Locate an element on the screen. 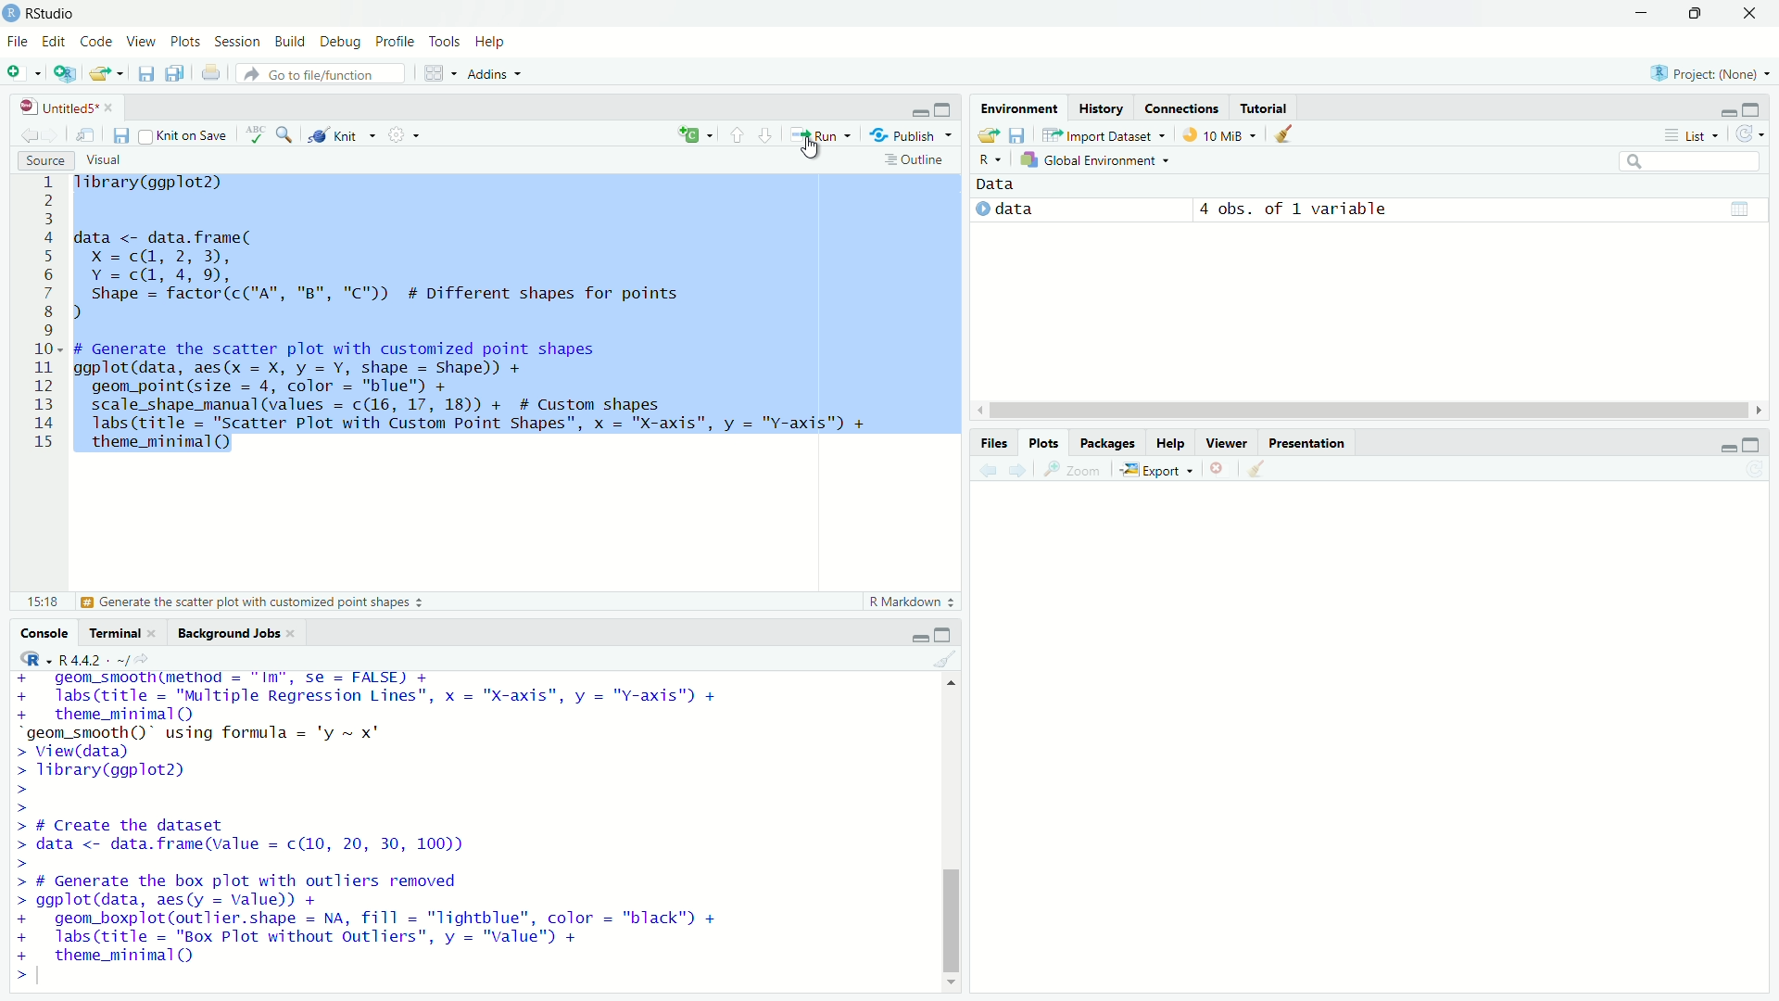 This screenshot has width=1779, height=1001. Load workspace is located at coordinates (989, 135).